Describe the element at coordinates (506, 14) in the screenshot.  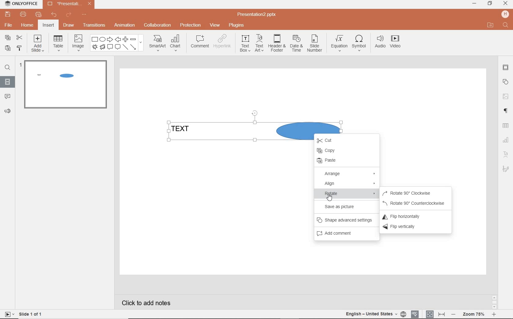
I see `HP` at that location.